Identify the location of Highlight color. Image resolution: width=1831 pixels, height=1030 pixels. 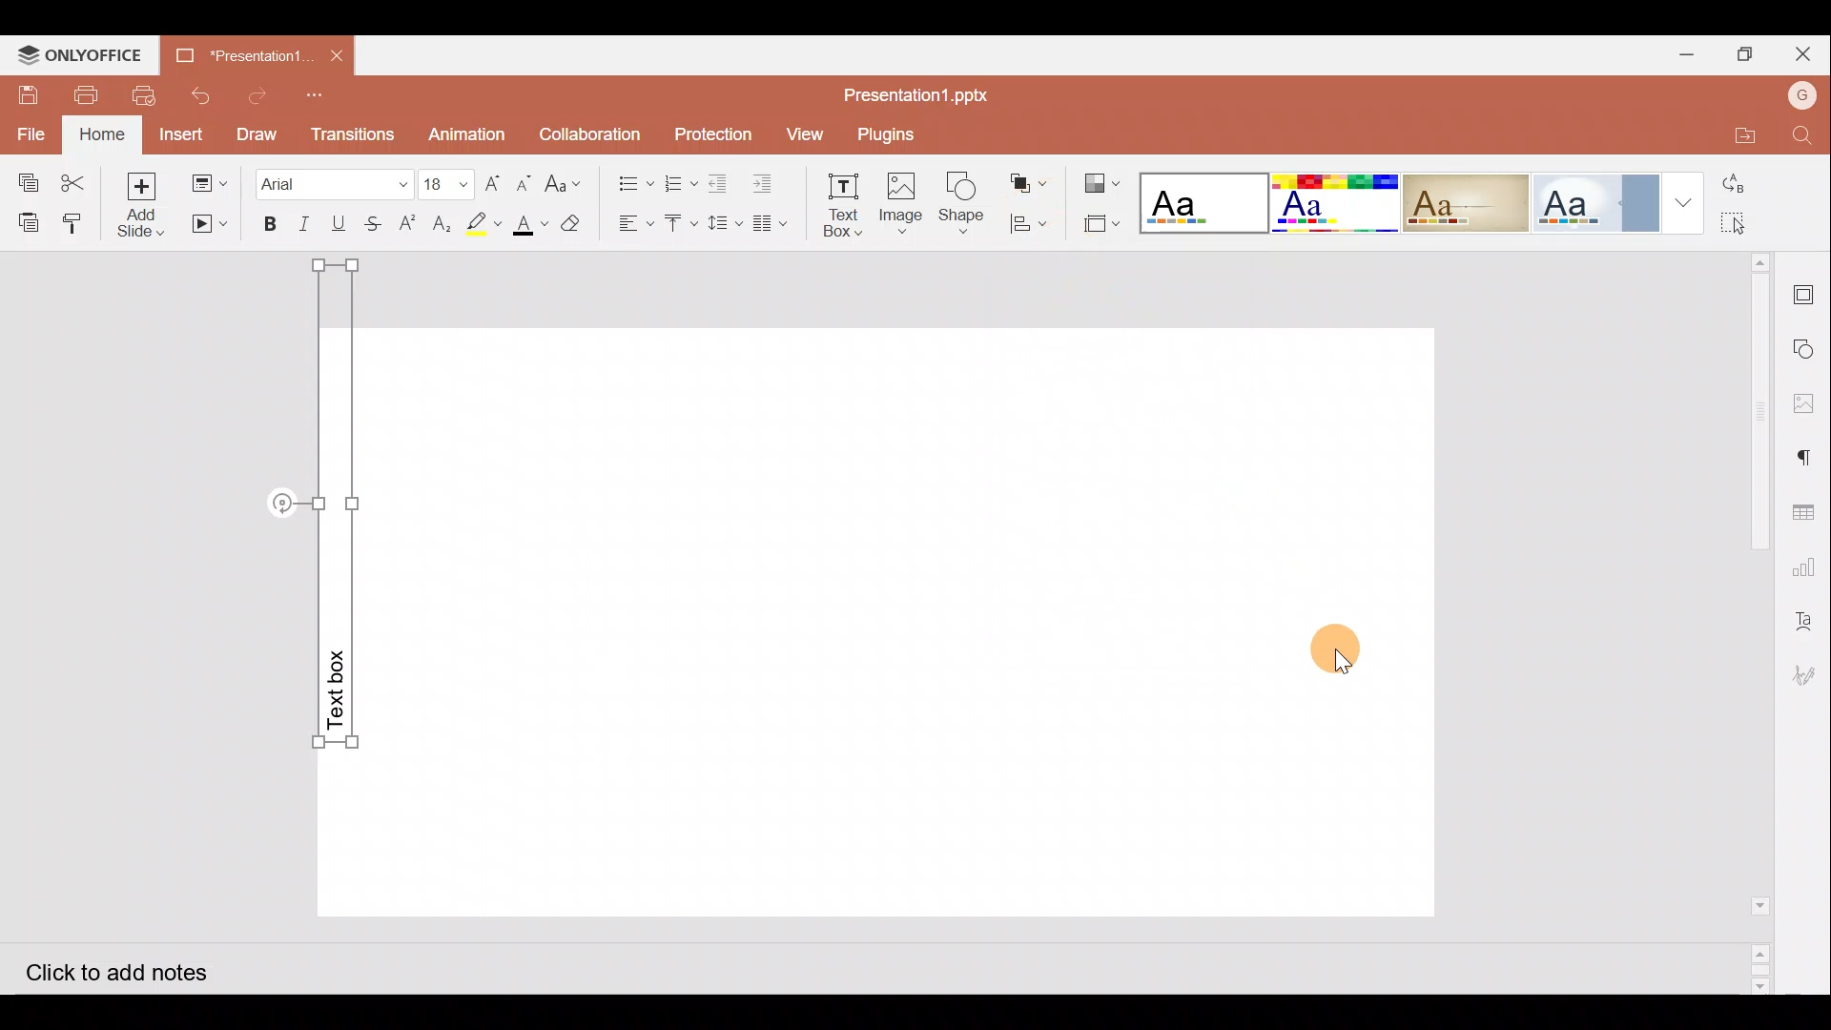
(479, 223).